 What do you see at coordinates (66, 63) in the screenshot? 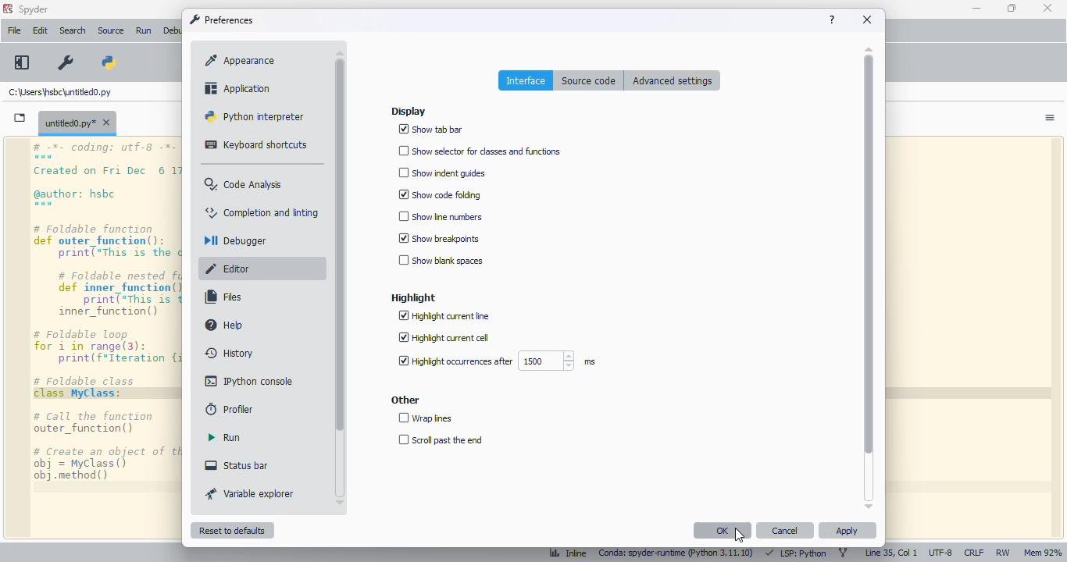
I see `preferences` at bounding box center [66, 63].